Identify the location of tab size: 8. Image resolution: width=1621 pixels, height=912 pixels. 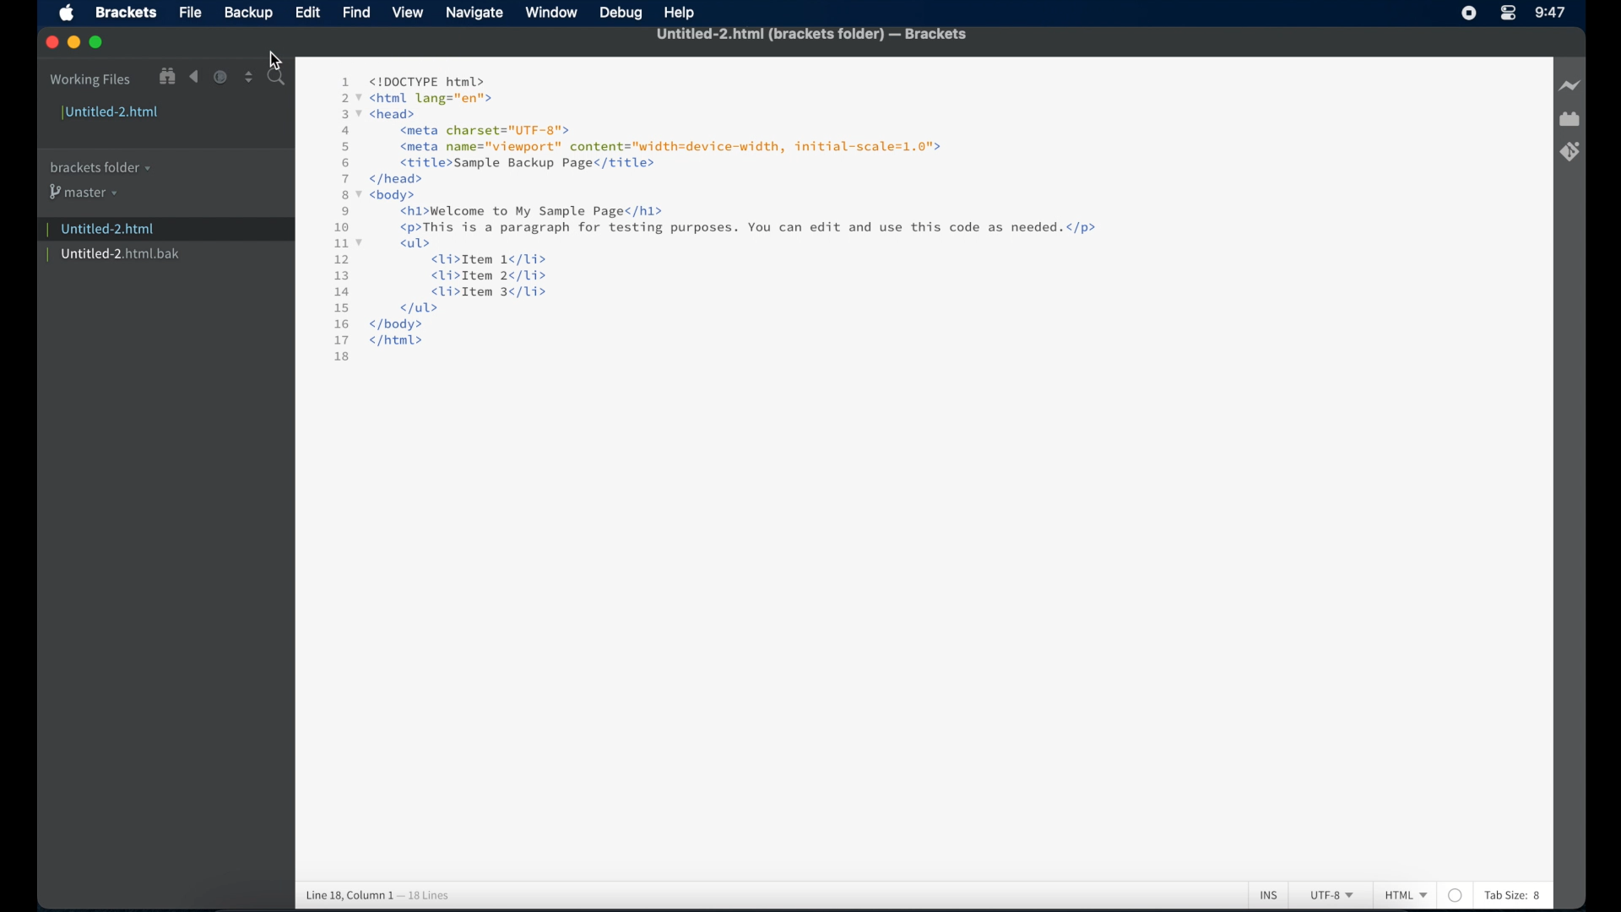
(1514, 895).